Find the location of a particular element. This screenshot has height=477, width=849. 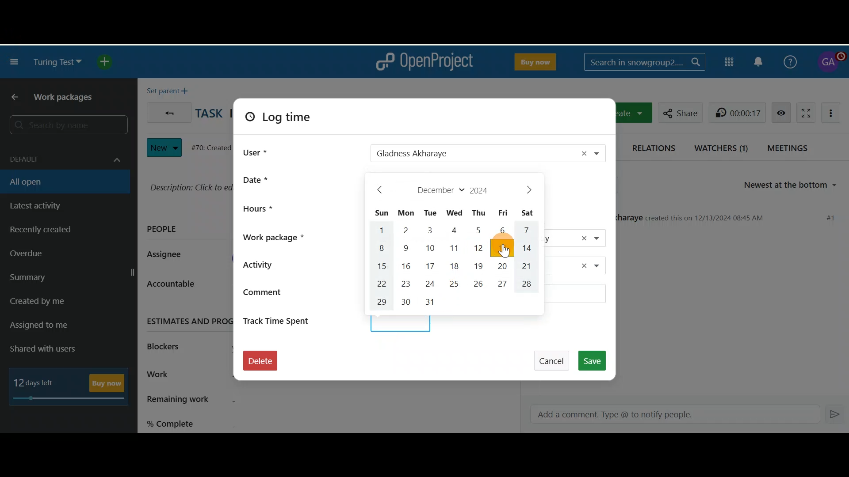

Wed is located at coordinates (455, 212).